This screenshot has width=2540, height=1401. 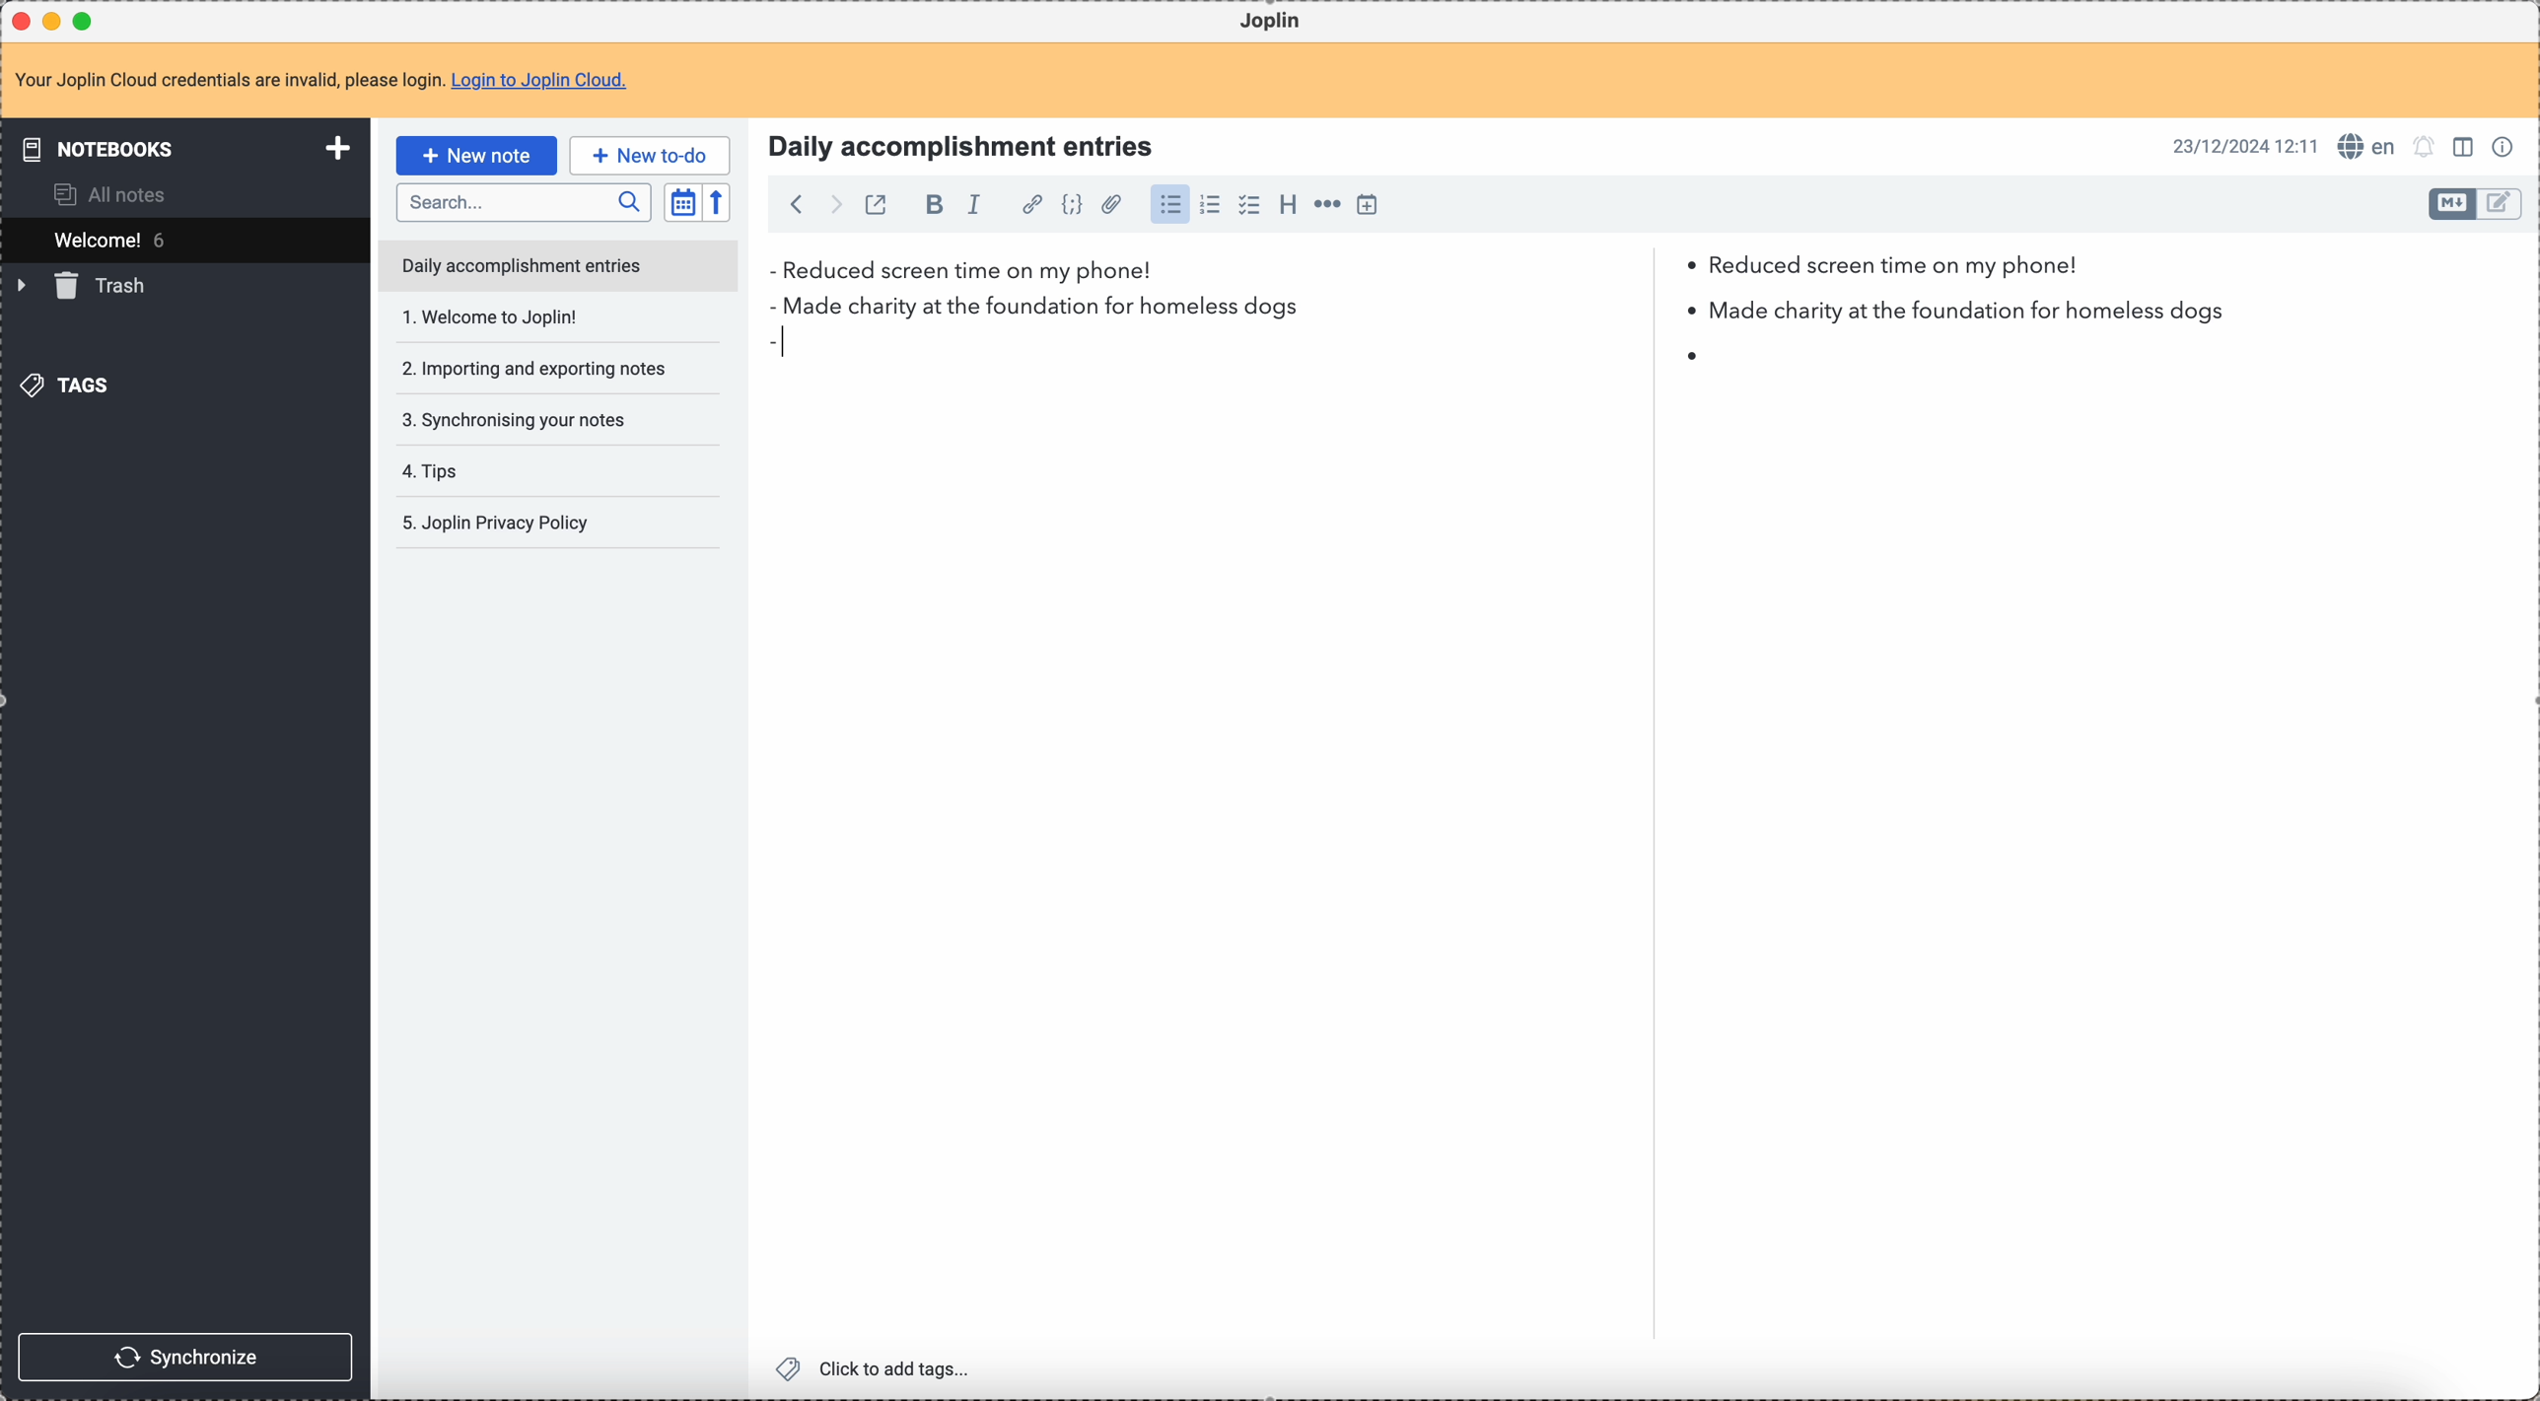 I want to click on new to-do, so click(x=651, y=154).